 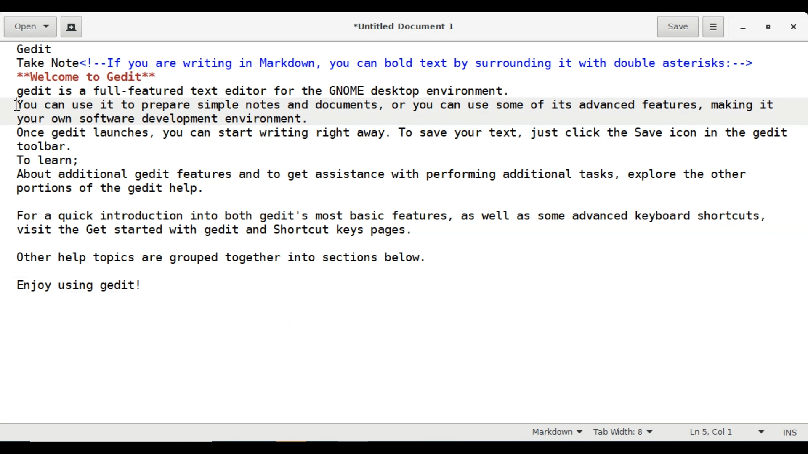 I want to click on Insert Mode, so click(x=792, y=431).